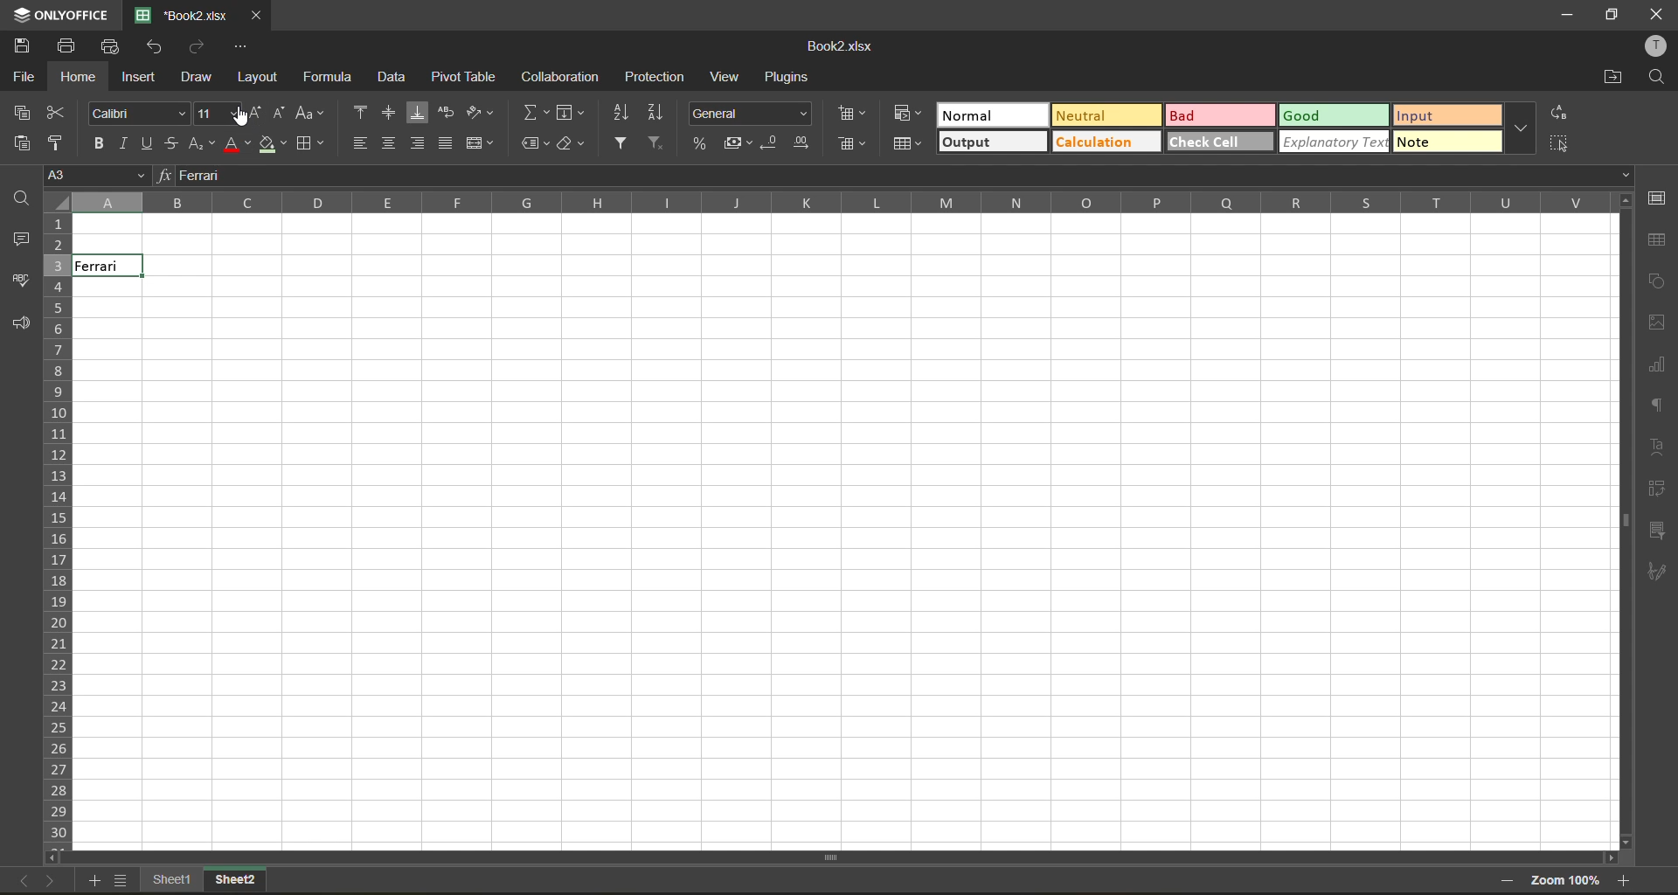  Describe the element at coordinates (283, 113) in the screenshot. I see `decrement size` at that location.